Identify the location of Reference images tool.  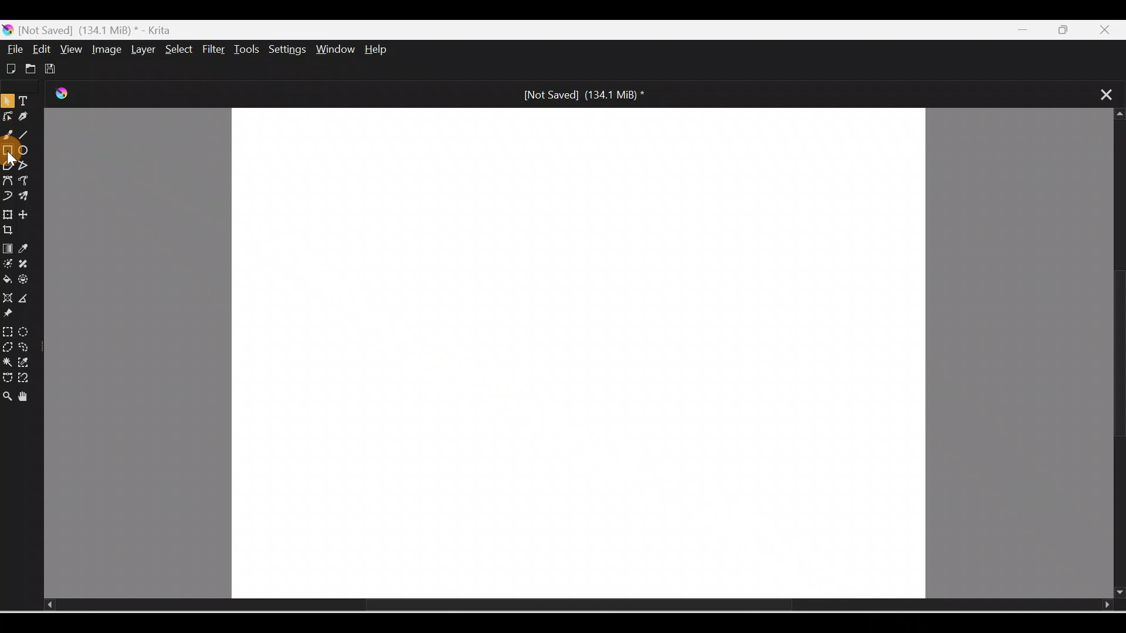
(15, 315).